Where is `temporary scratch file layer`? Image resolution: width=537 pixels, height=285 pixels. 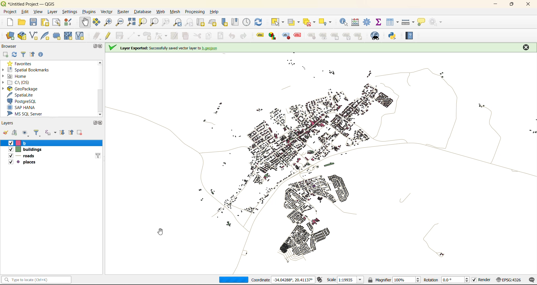 temporary scratch file layer is located at coordinates (58, 35).